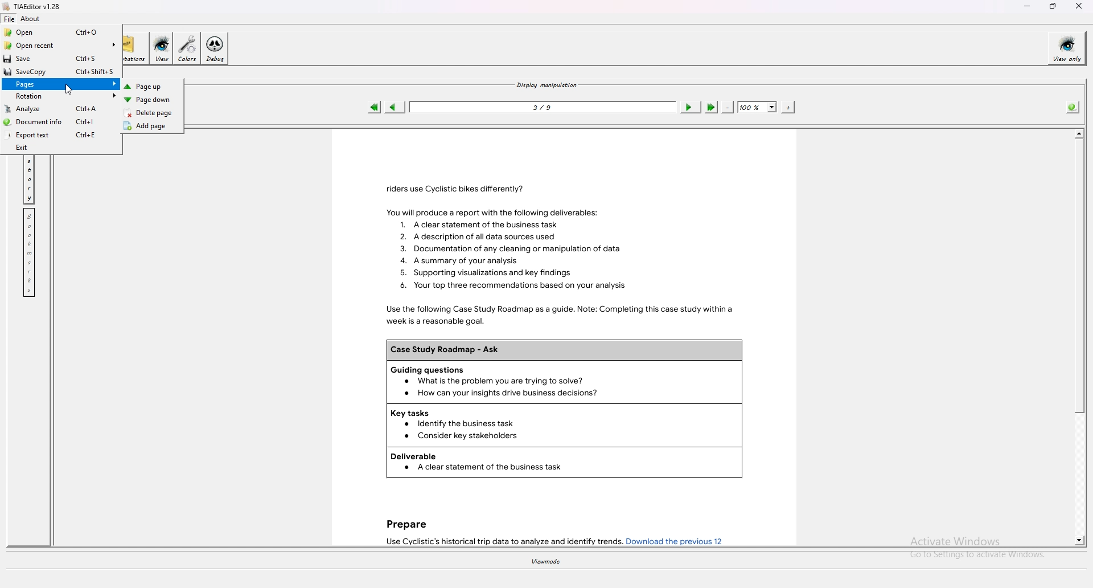 This screenshot has width=1093, height=588. Describe the element at coordinates (500, 541) in the screenshot. I see `Use Cyclistic’s historical trip data to analyze and identify trends.` at that location.